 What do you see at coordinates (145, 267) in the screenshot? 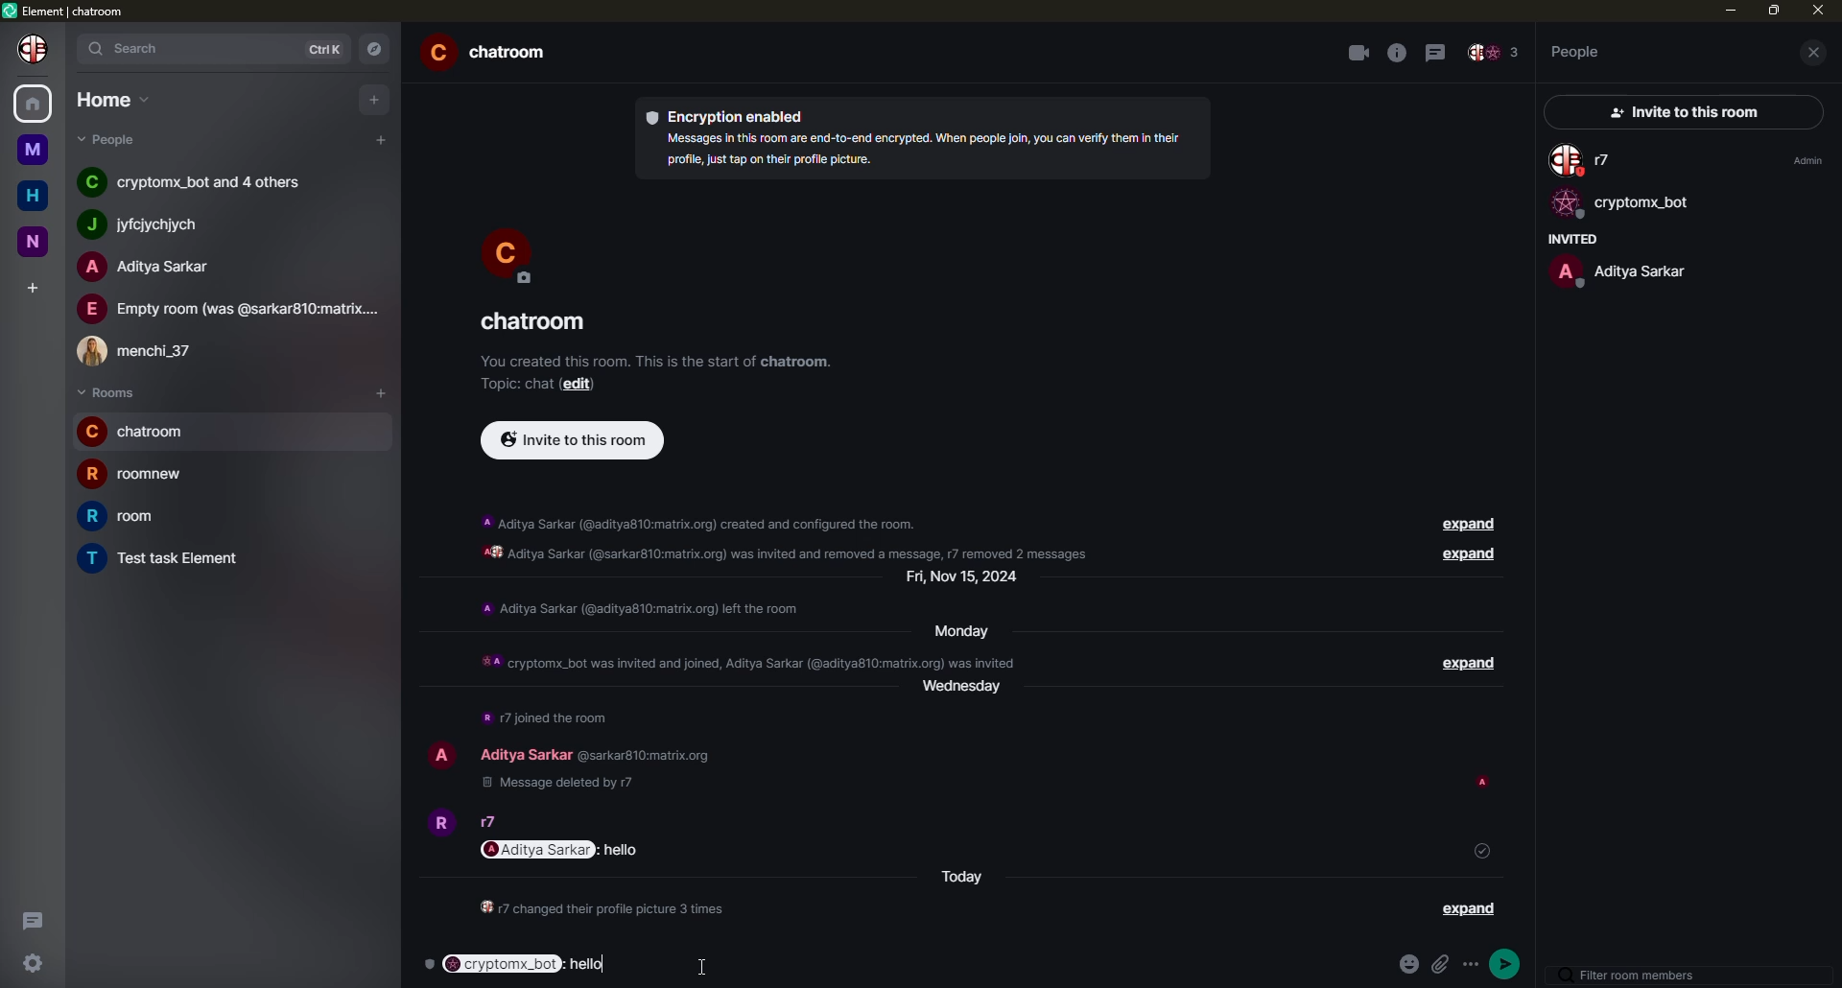
I see `people` at bounding box center [145, 267].